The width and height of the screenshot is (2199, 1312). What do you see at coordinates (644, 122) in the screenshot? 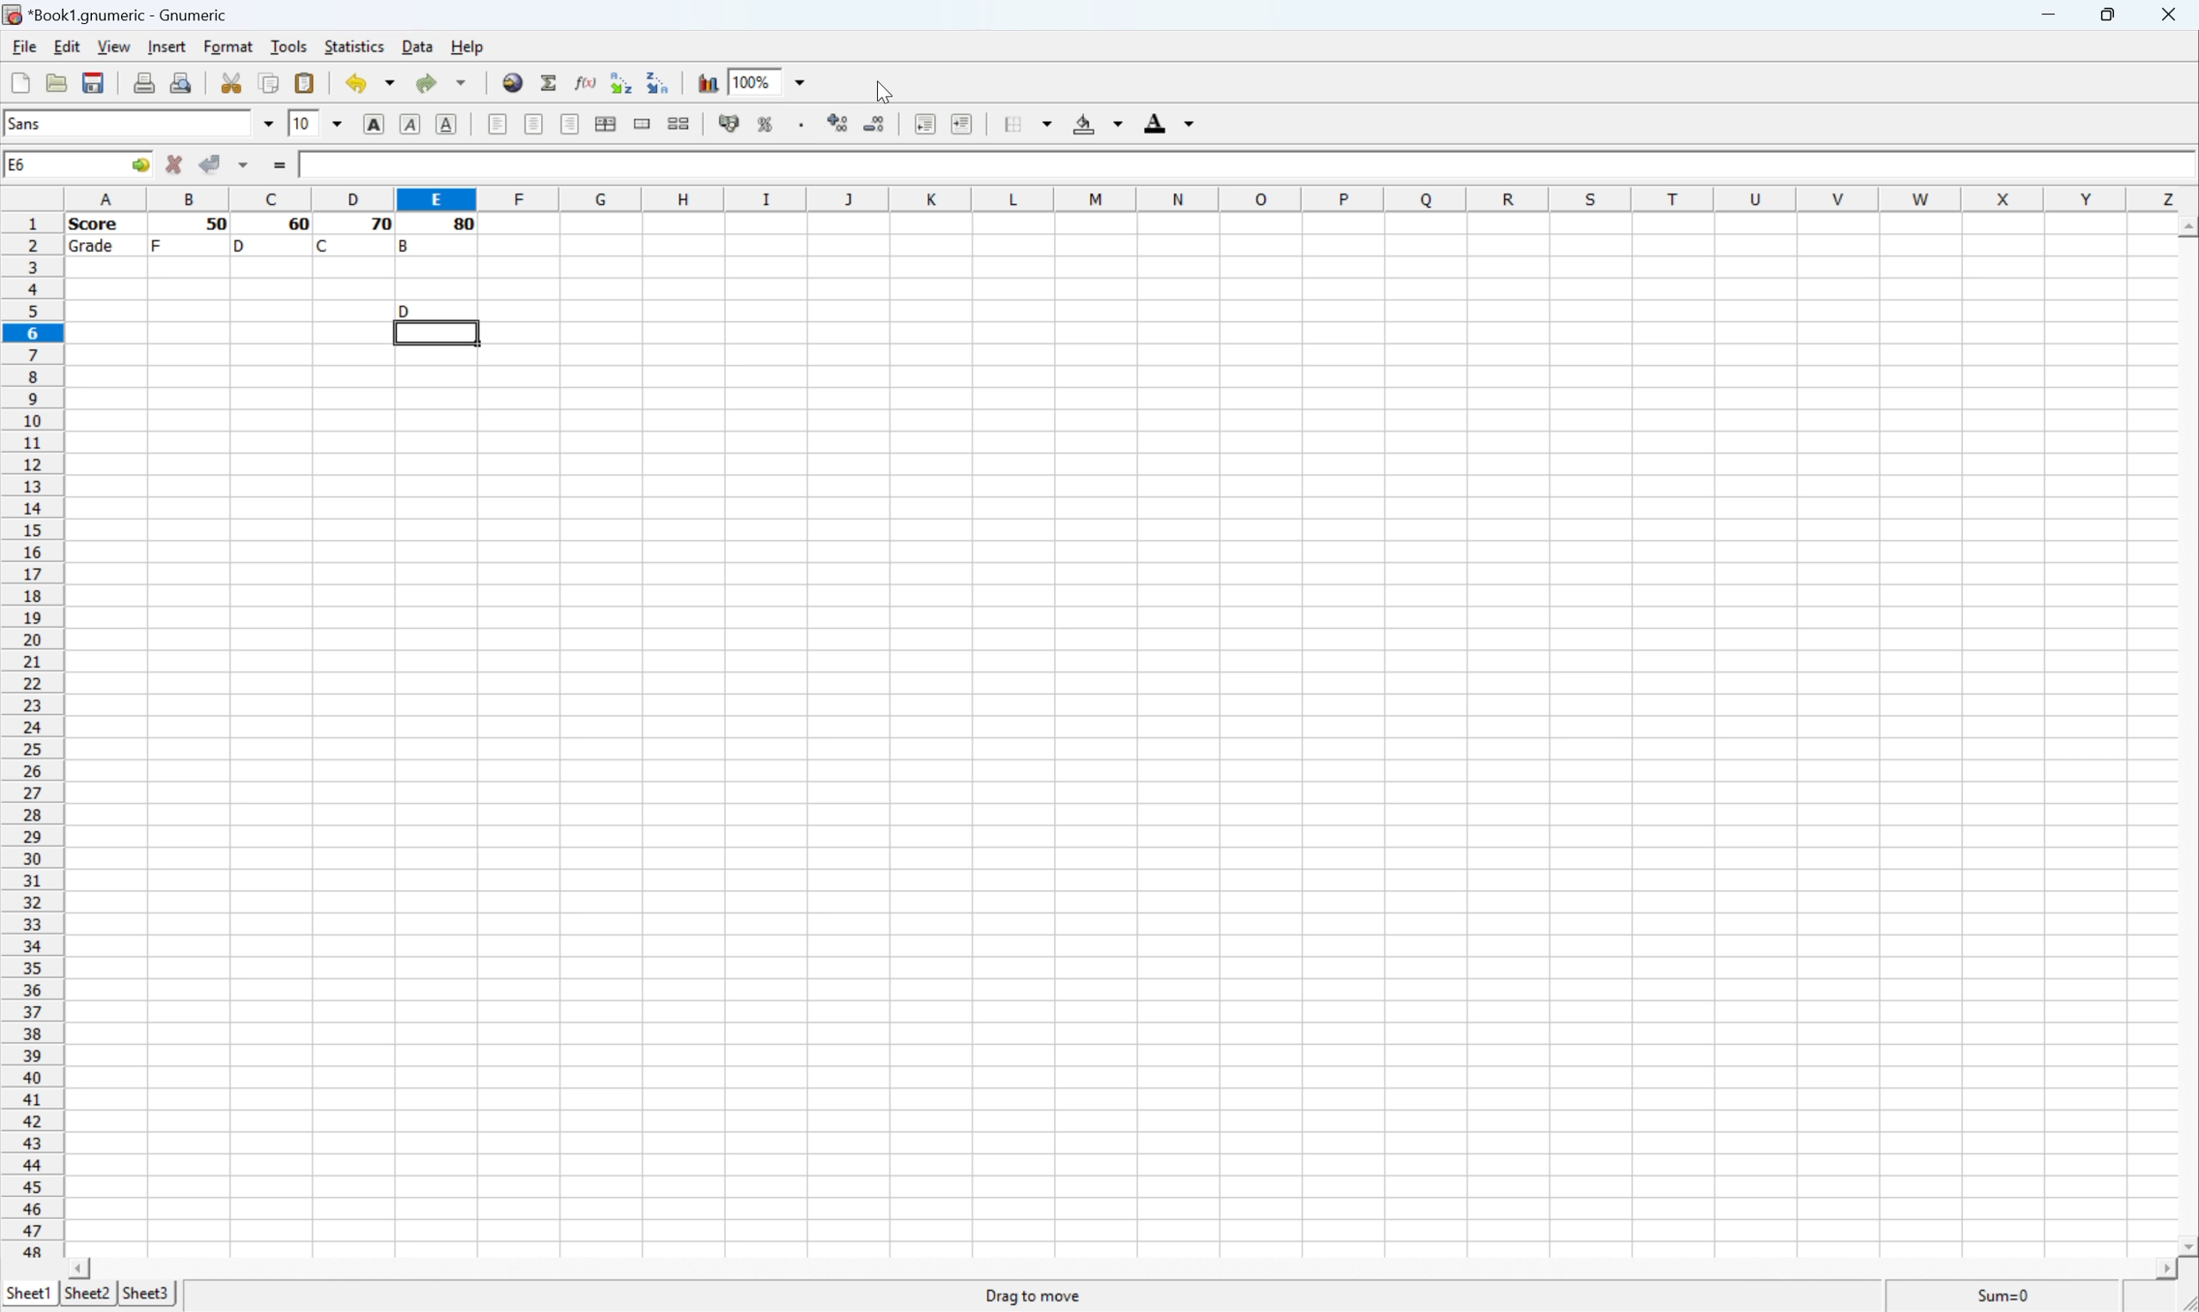
I see `Merge a range of cells` at bounding box center [644, 122].